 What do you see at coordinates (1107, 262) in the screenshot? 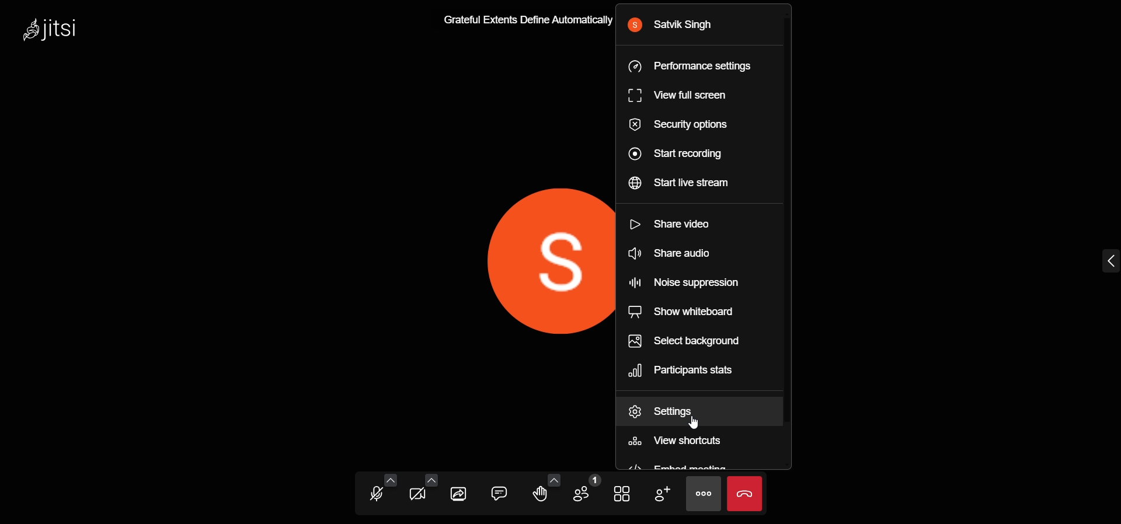
I see `expand` at bounding box center [1107, 262].